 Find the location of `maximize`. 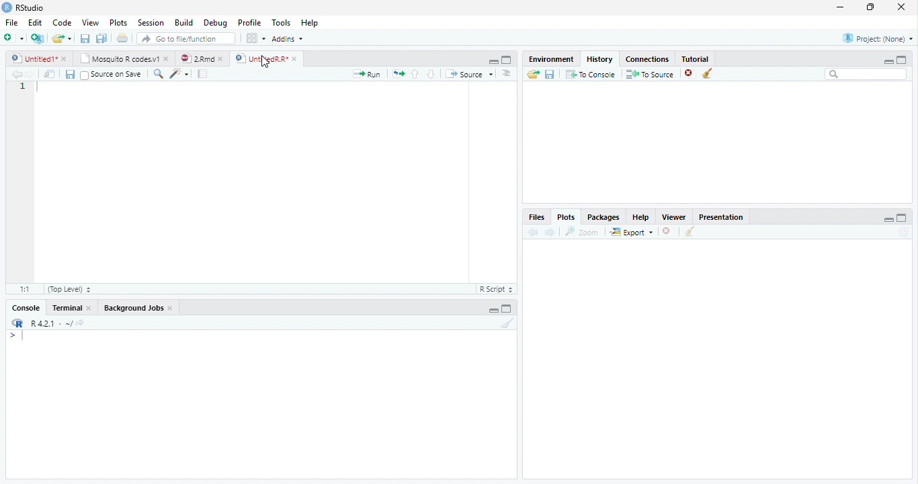

maximize is located at coordinates (902, 60).